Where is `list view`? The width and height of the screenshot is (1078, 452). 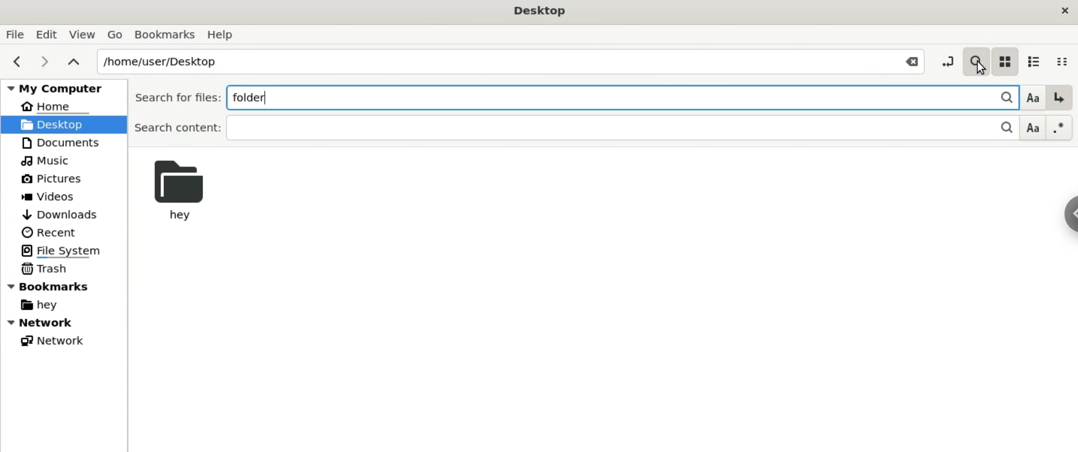 list view is located at coordinates (1033, 59).